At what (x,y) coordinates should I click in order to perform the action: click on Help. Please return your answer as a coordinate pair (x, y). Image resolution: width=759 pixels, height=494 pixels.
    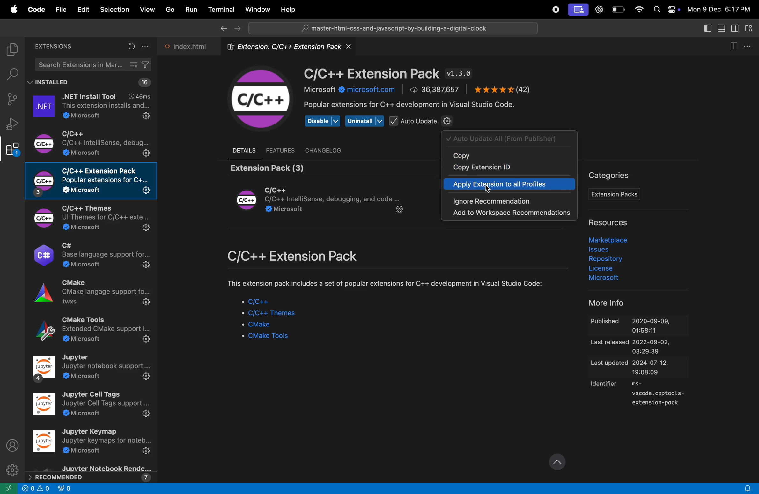
    Looking at the image, I should click on (287, 9).